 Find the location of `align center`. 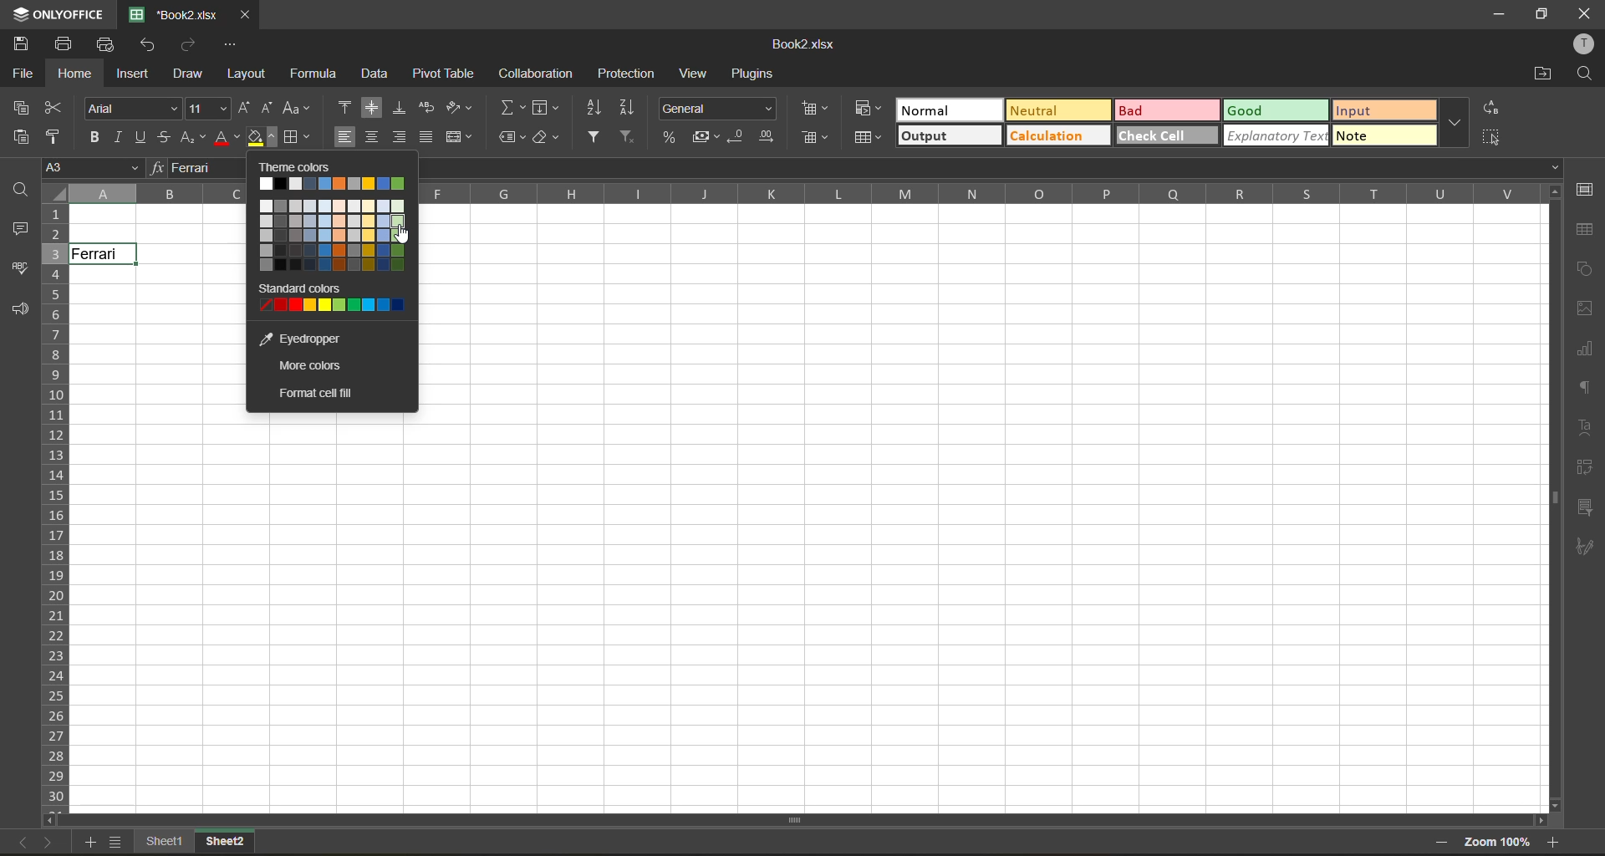

align center is located at coordinates (372, 137).